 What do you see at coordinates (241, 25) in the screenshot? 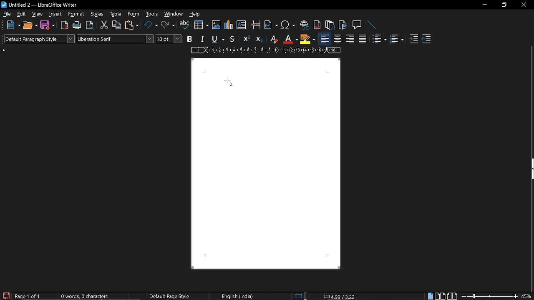
I see `insert text` at bounding box center [241, 25].